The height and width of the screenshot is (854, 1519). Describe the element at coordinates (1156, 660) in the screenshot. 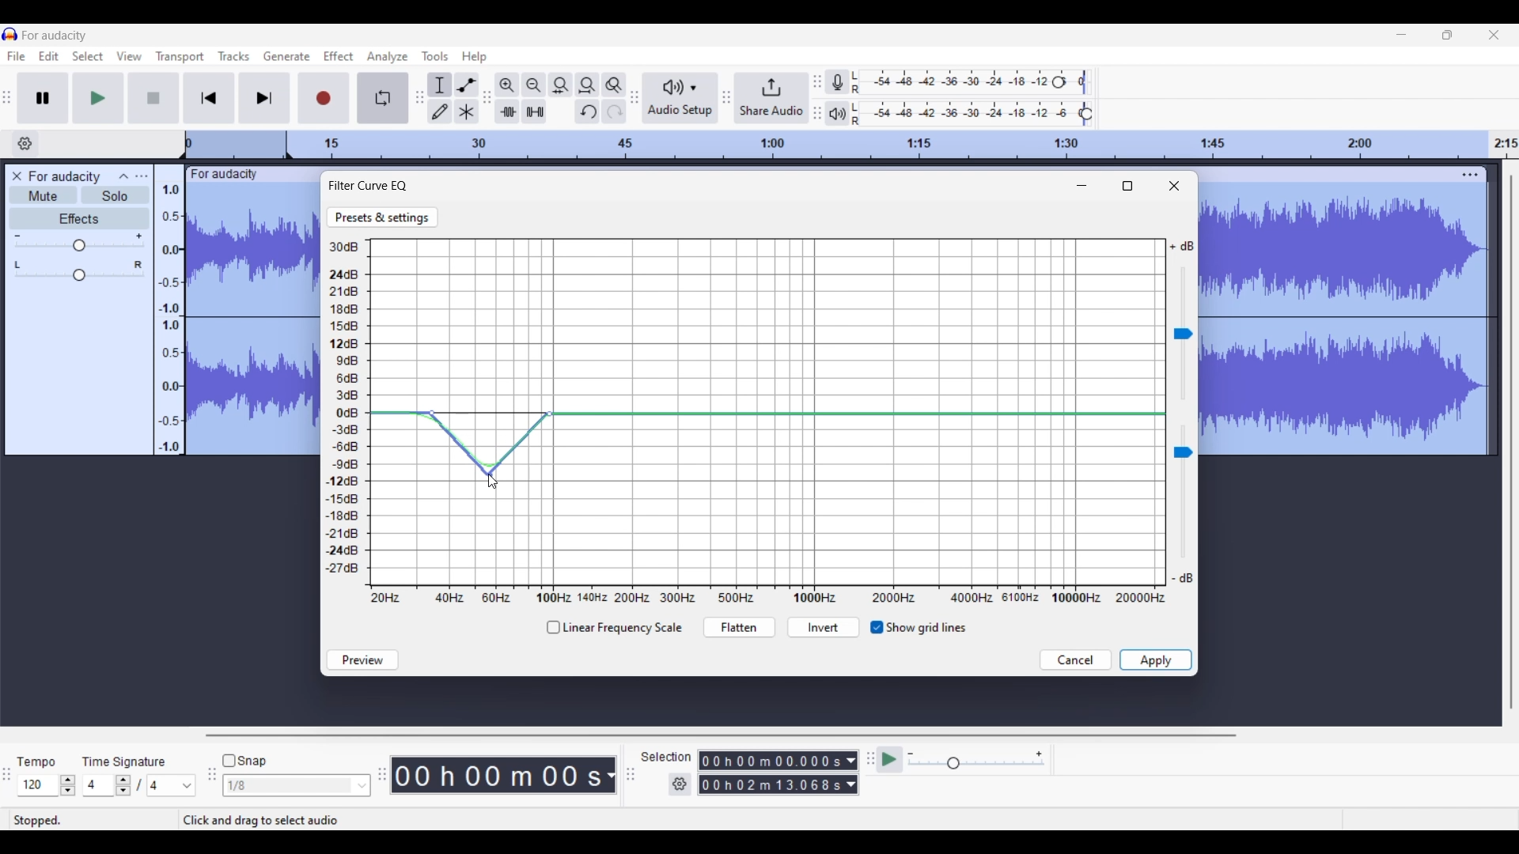

I see `Save inputs made` at that location.